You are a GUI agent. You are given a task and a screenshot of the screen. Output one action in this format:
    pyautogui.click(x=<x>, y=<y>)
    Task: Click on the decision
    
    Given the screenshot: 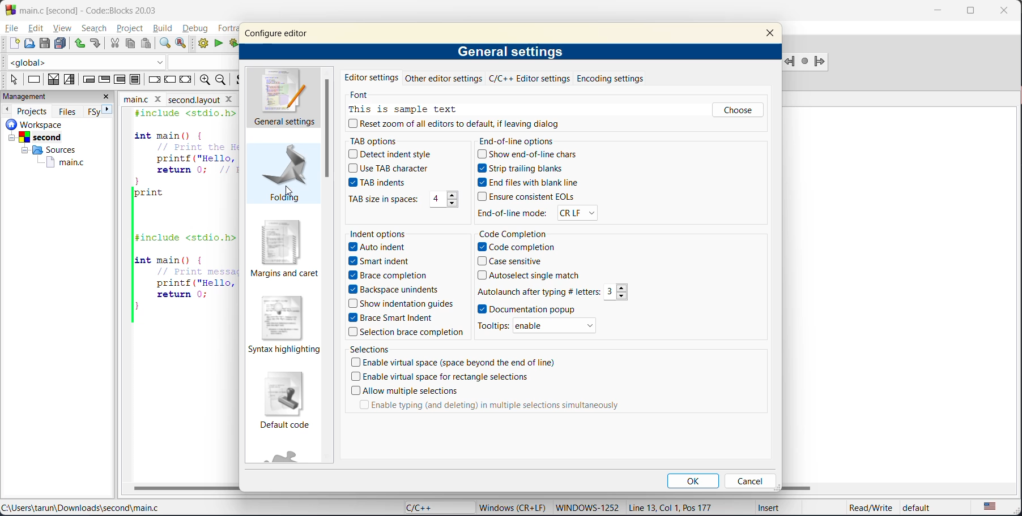 What is the action you would take?
    pyautogui.click(x=53, y=80)
    